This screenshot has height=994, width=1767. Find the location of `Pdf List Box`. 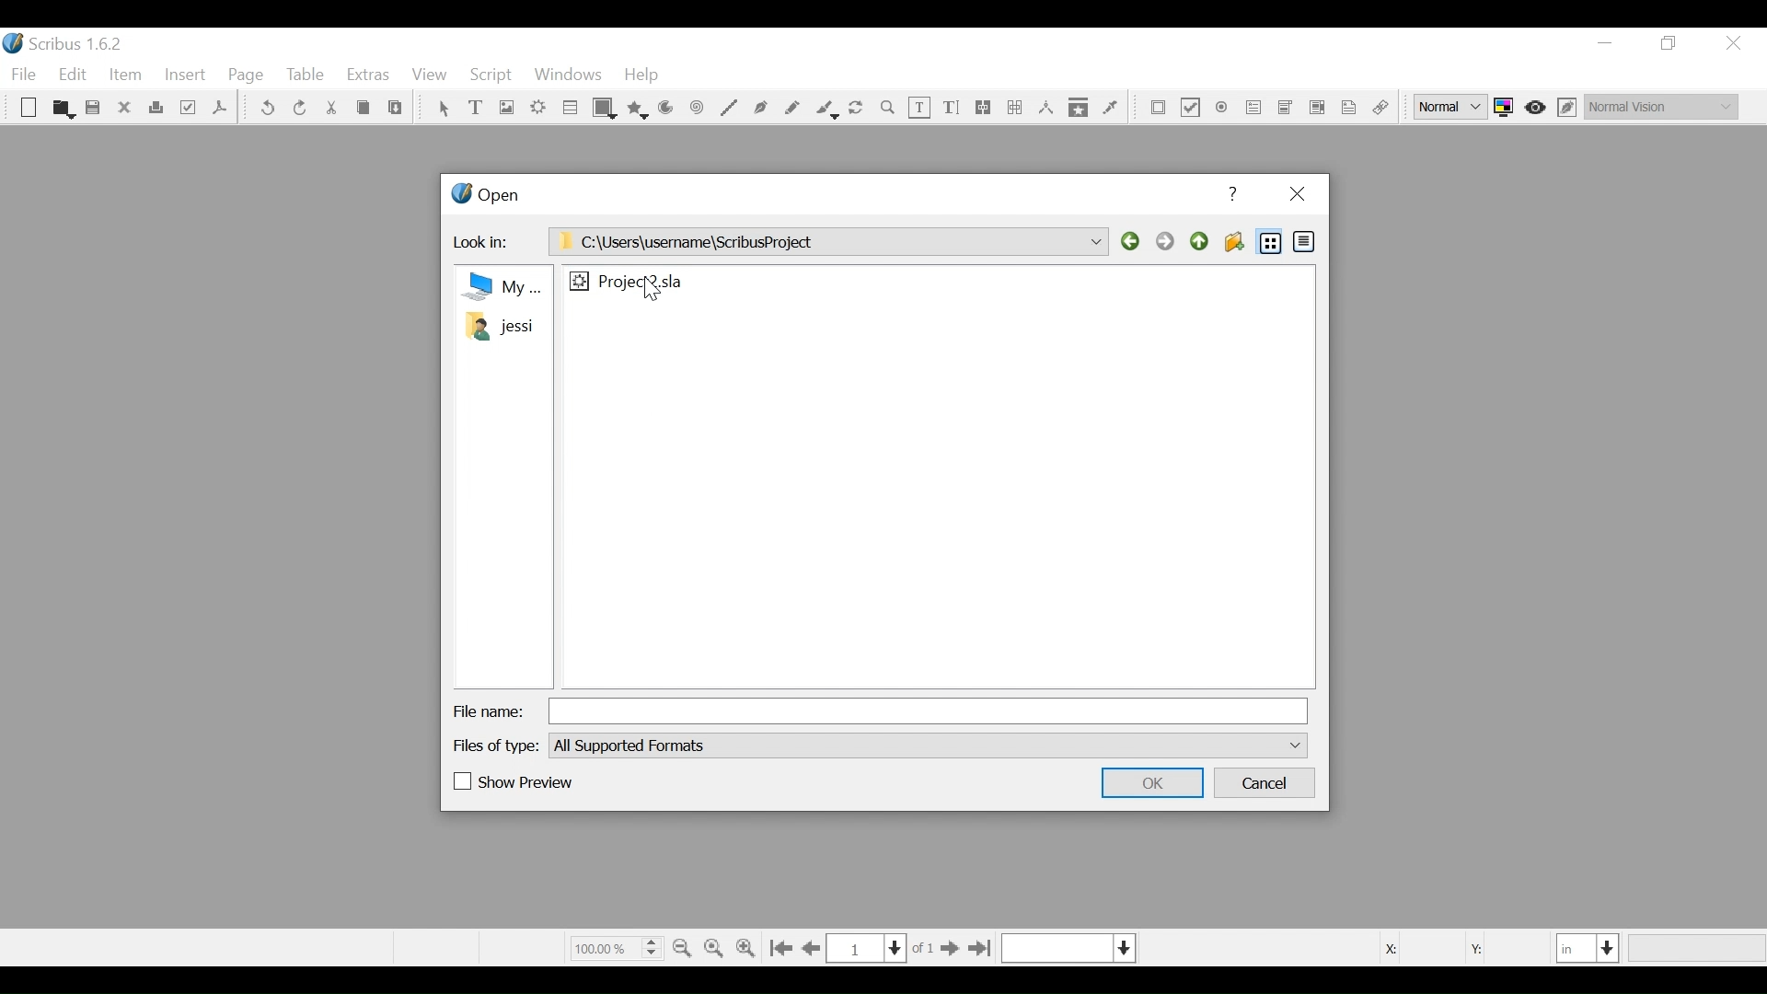

Pdf List Box is located at coordinates (1318, 107).